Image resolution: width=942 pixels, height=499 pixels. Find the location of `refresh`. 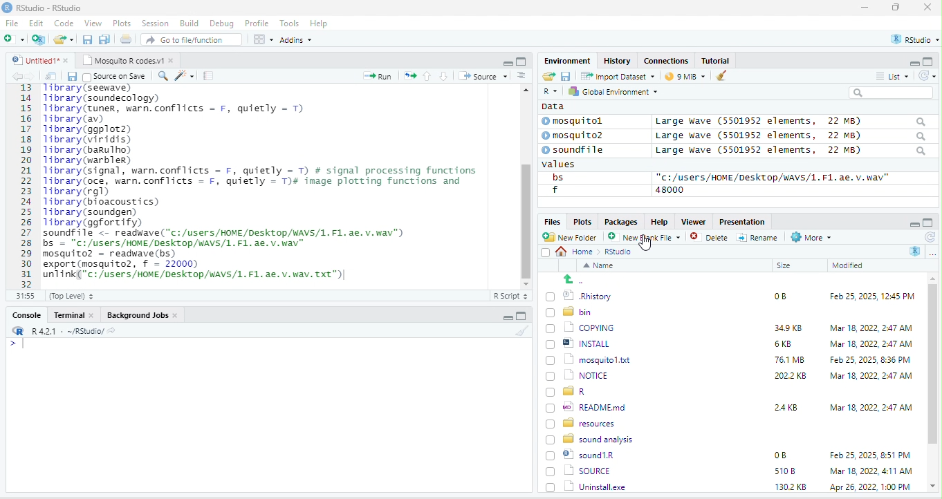

refresh is located at coordinates (929, 237).